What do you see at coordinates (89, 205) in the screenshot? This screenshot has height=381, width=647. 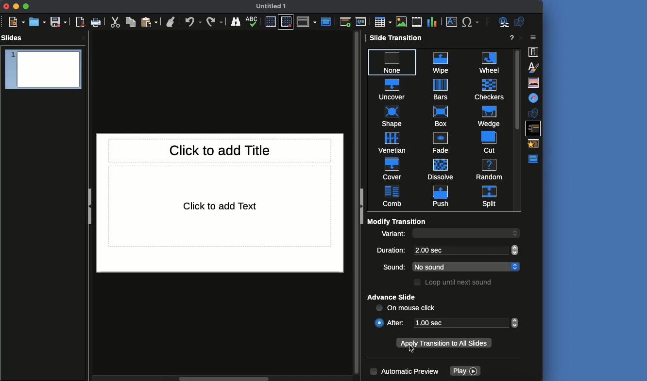 I see `Collapse` at bounding box center [89, 205].